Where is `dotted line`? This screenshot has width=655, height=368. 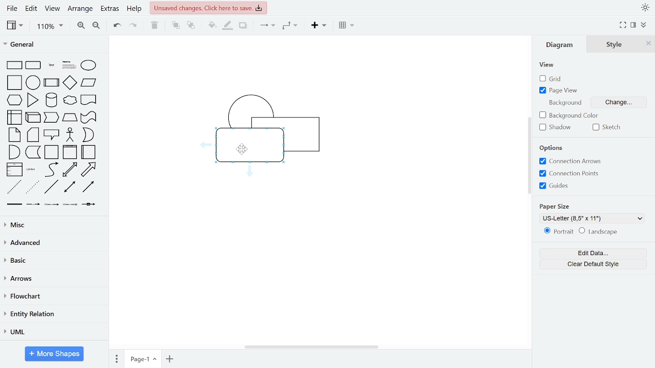 dotted line is located at coordinates (33, 187).